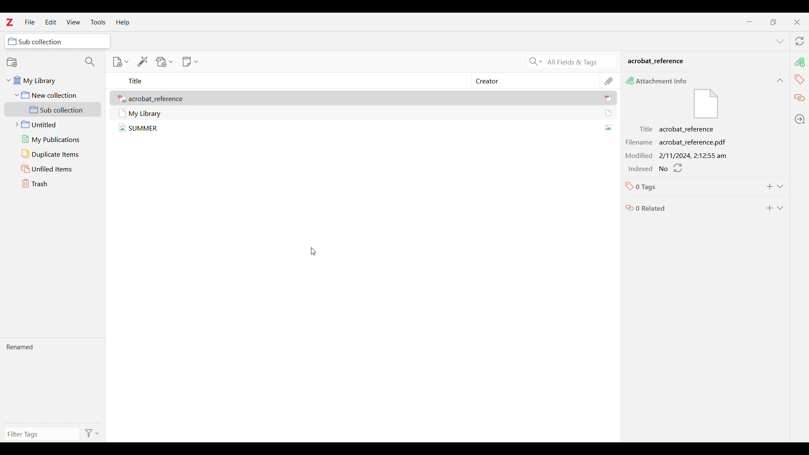 This screenshot has width=809, height=455. Describe the element at coordinates (57, 41) in the screenshot. I see `Current folder` at that location.